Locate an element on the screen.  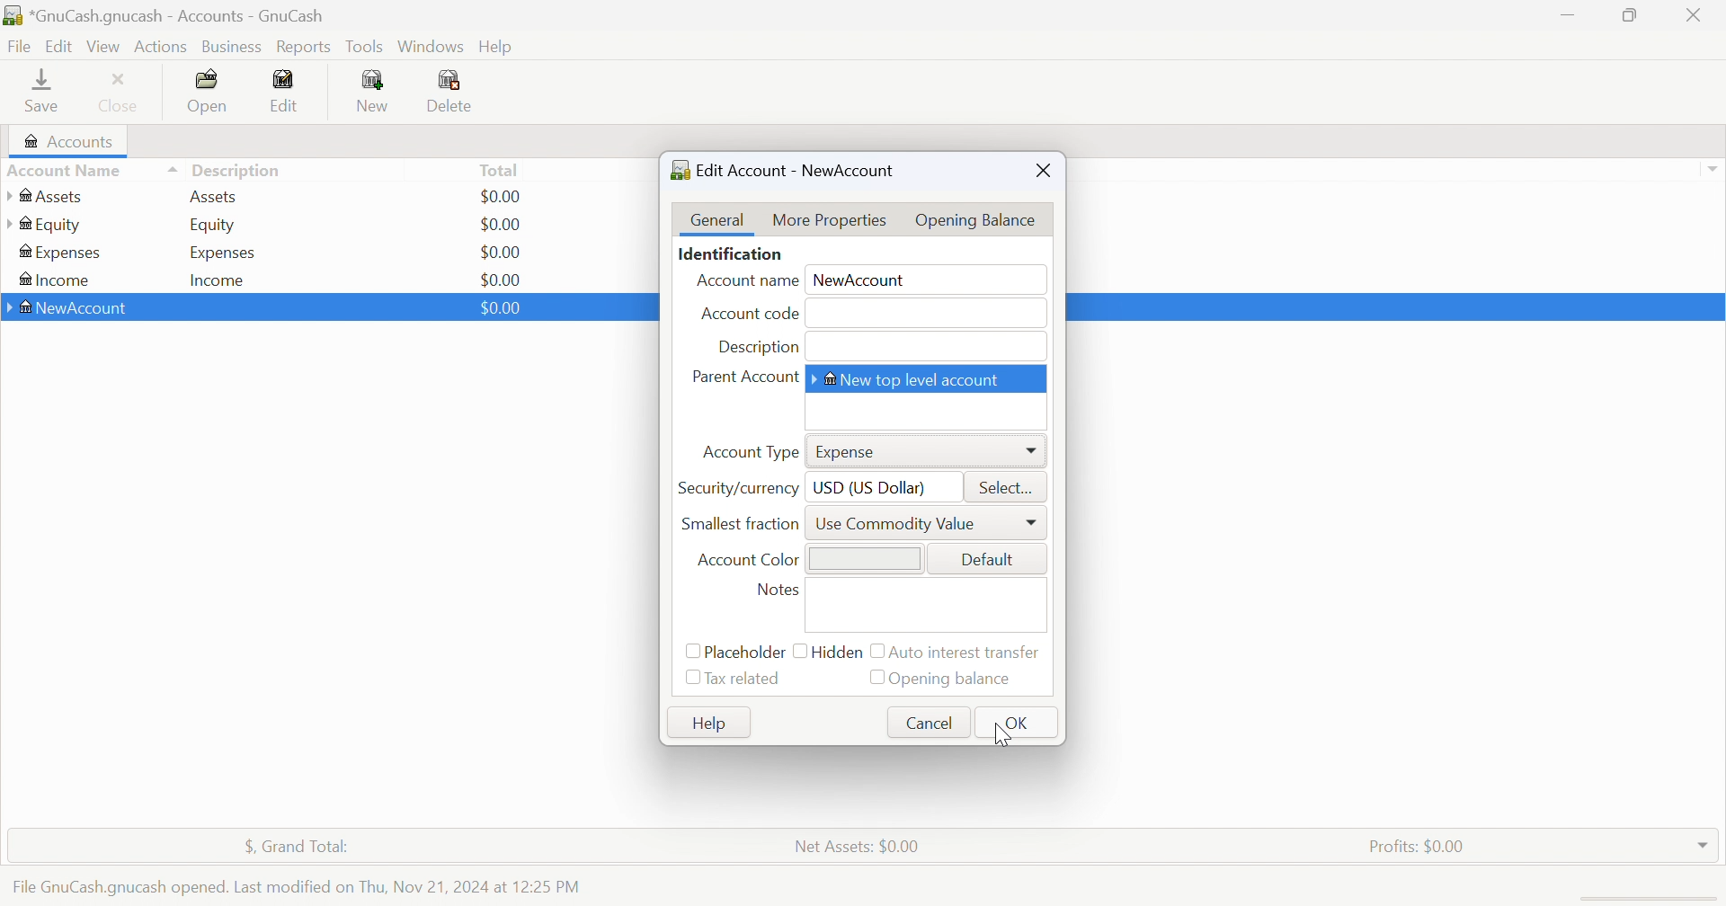
Opening Balance is located at coordinates (978, 220).